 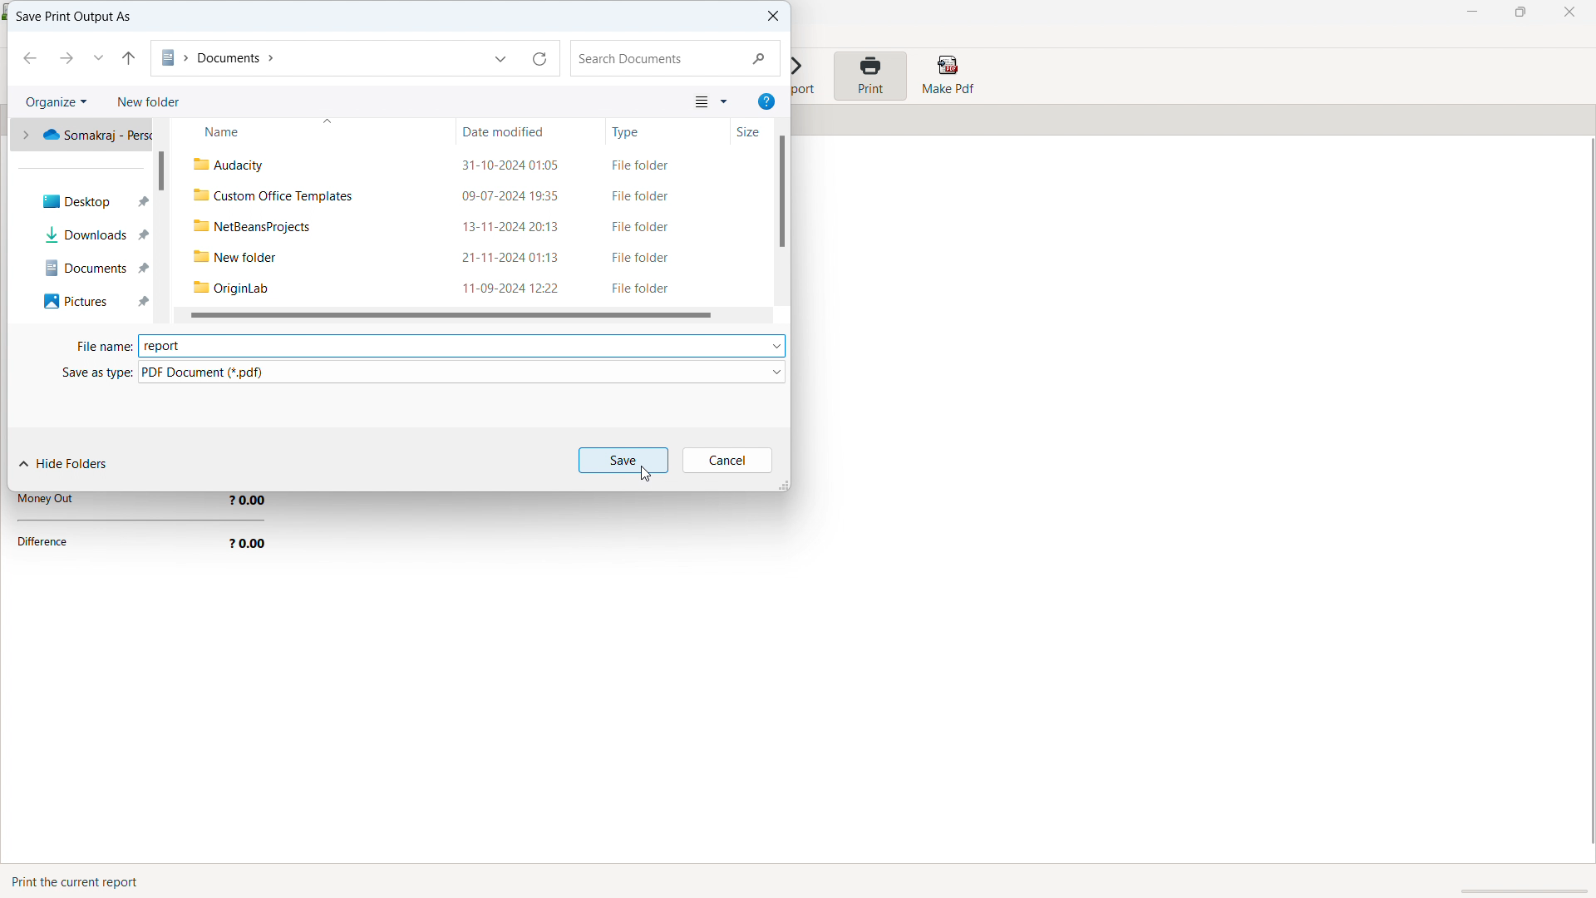 What do you see at coordinates (675, 58) in the screenshot?
I see `search in folder` at bounding box center [675, 58].